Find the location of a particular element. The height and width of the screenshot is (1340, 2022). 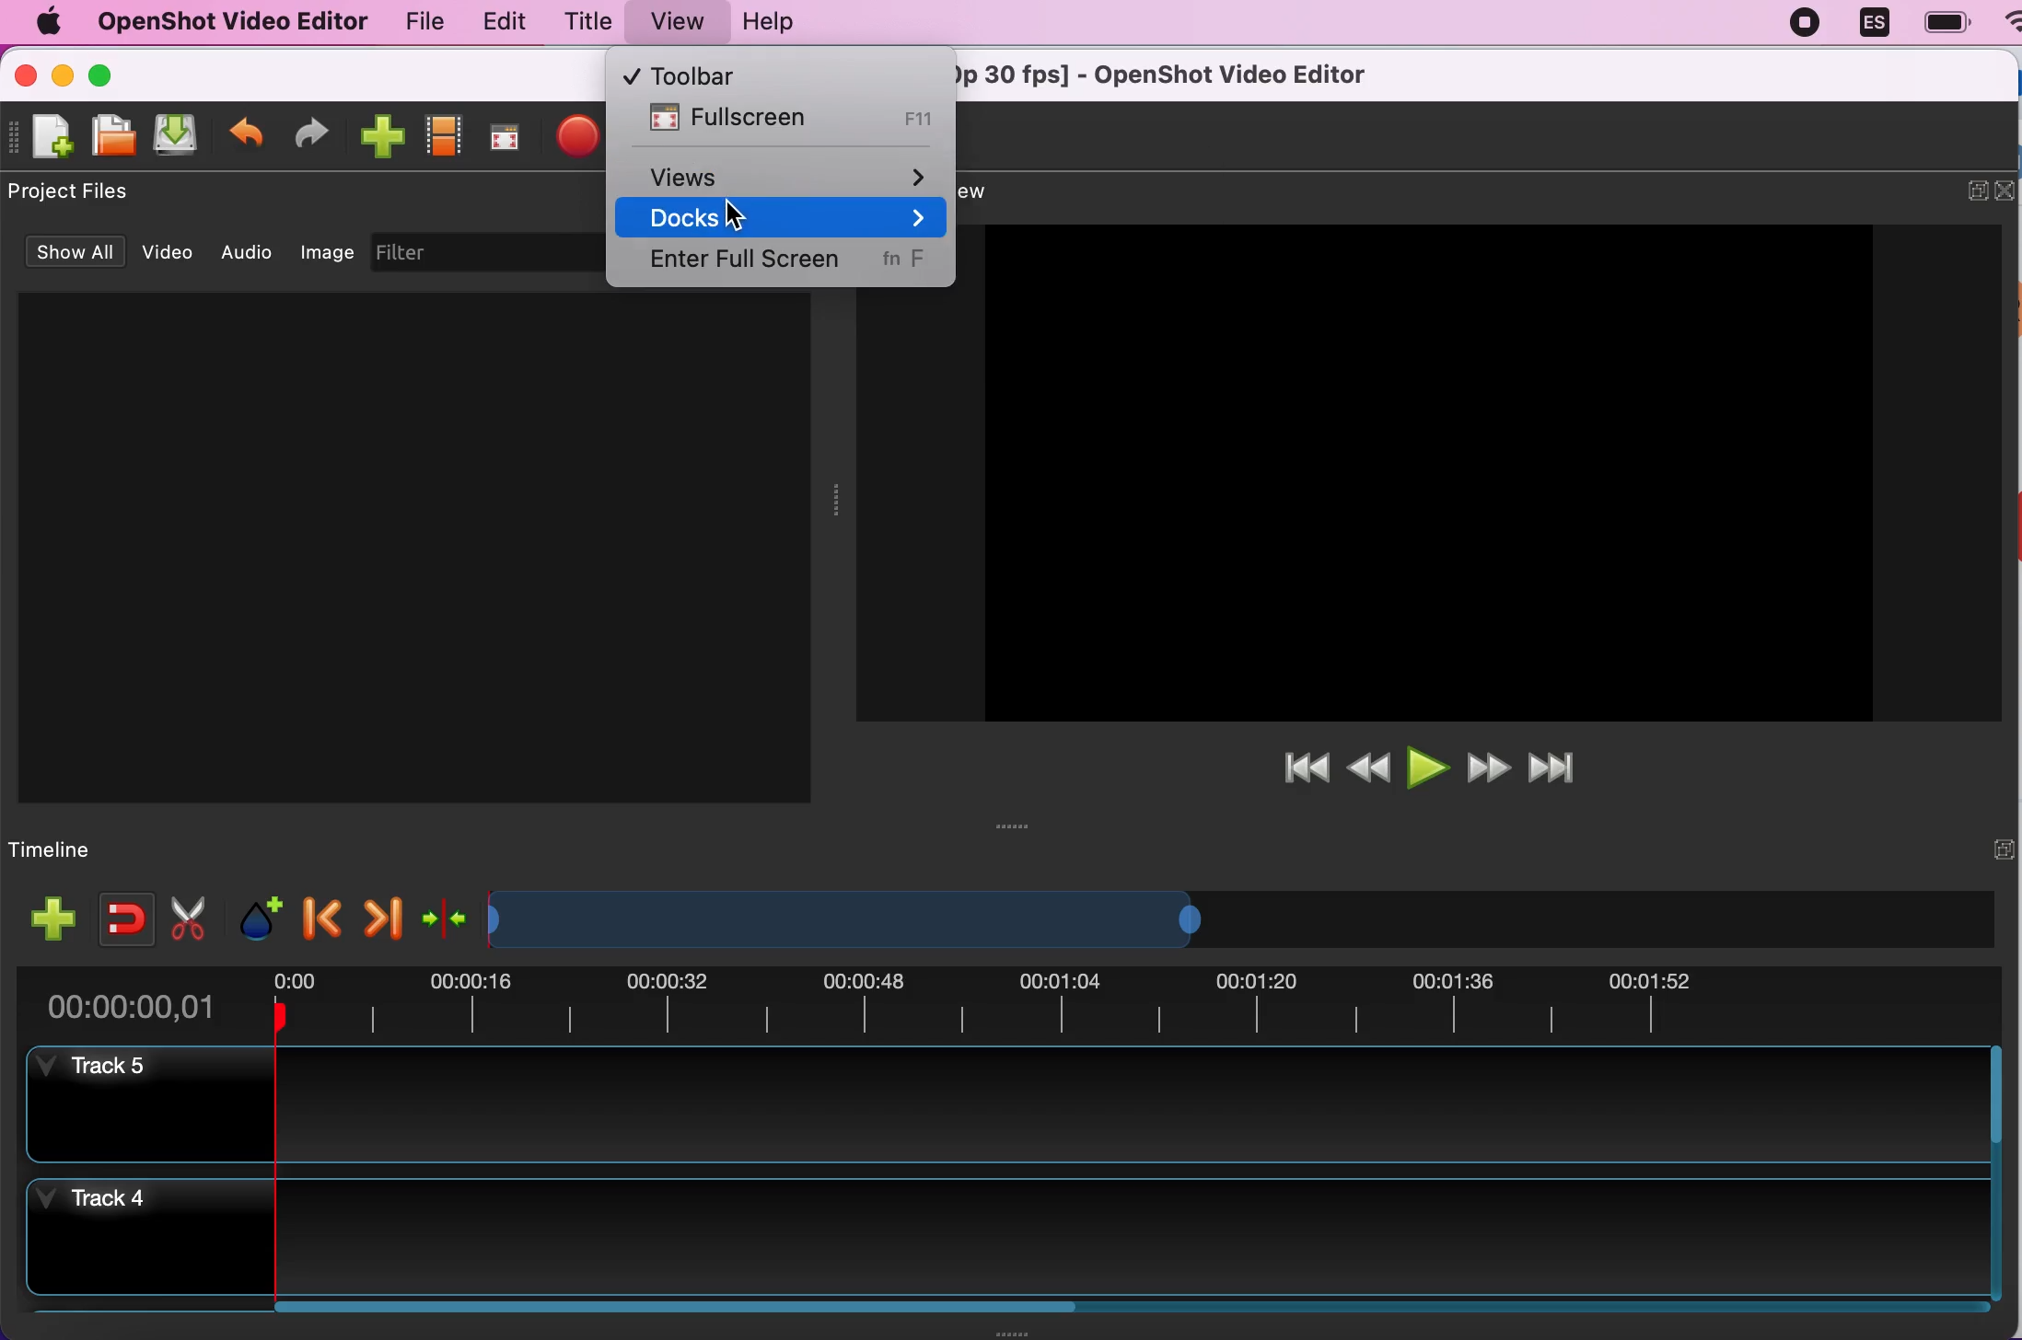

save file is located at coordinates (177, 136).